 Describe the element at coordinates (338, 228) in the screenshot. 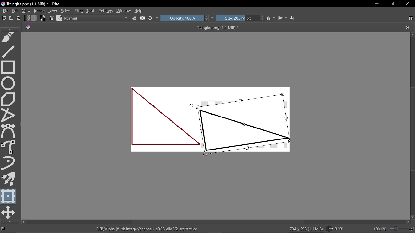

I see `Rotate` at that location.